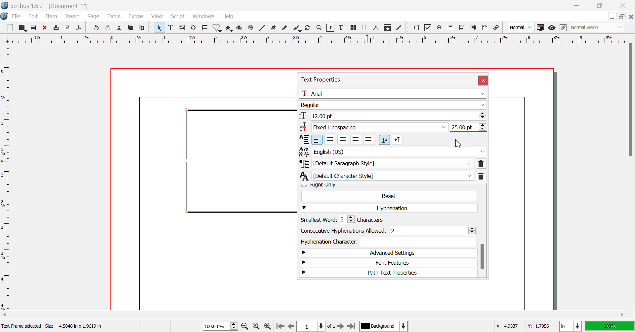 The image size is (635, 332). Describe the element at coordinates (119, 28) in the screenshot. I see `Cut` at that location.